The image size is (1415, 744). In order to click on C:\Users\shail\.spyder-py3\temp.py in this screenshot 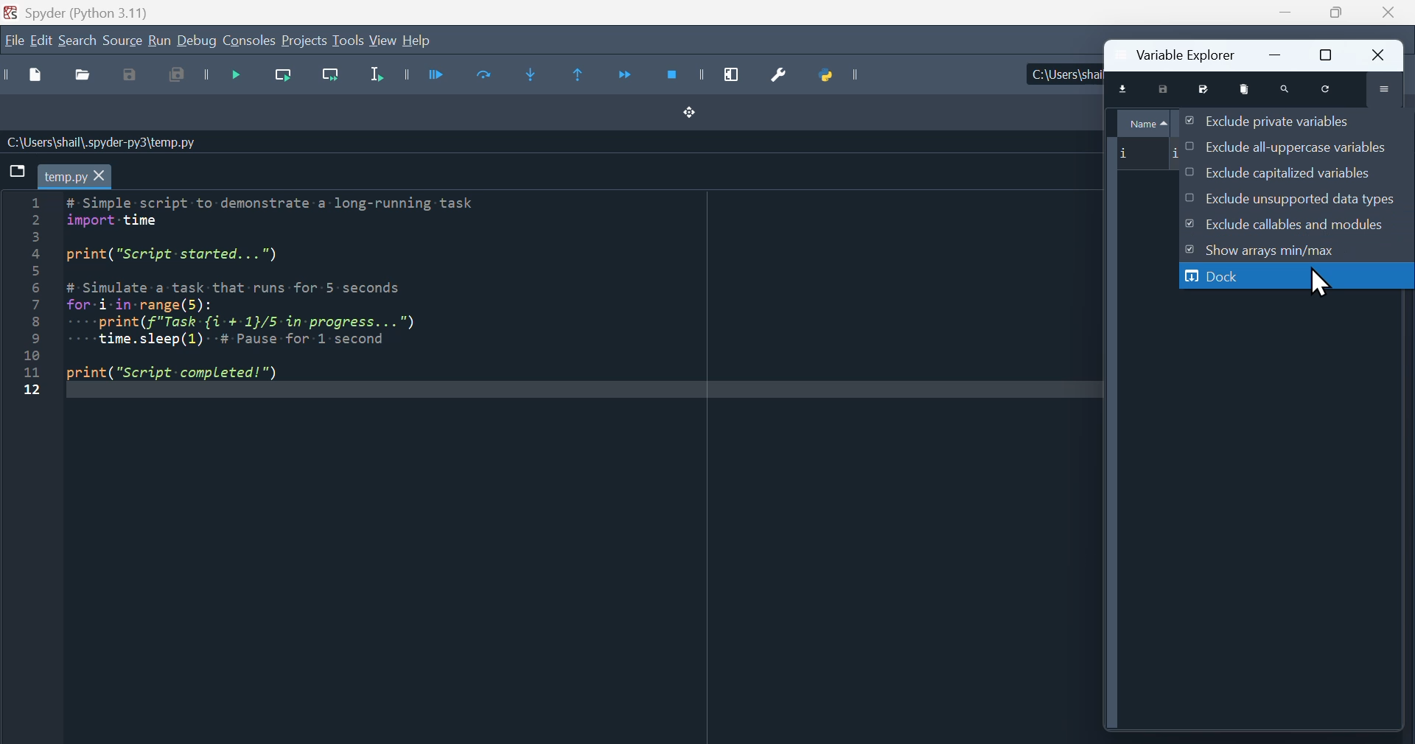, I will do `click(103, 142)`.